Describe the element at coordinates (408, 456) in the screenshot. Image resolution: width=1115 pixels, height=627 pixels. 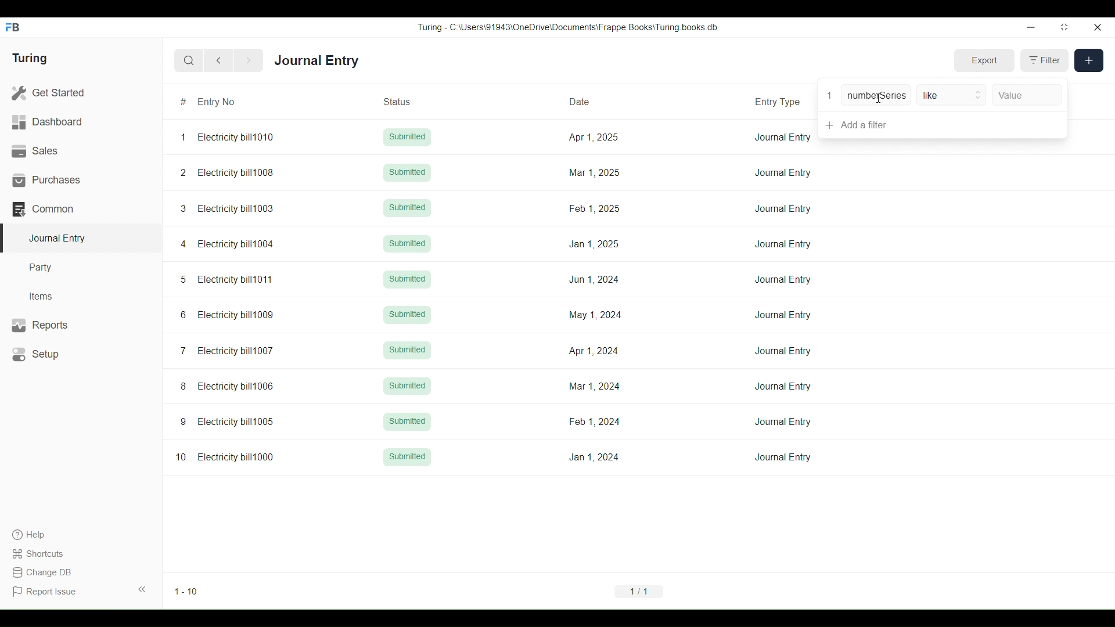
I see `Submitted` at that location.